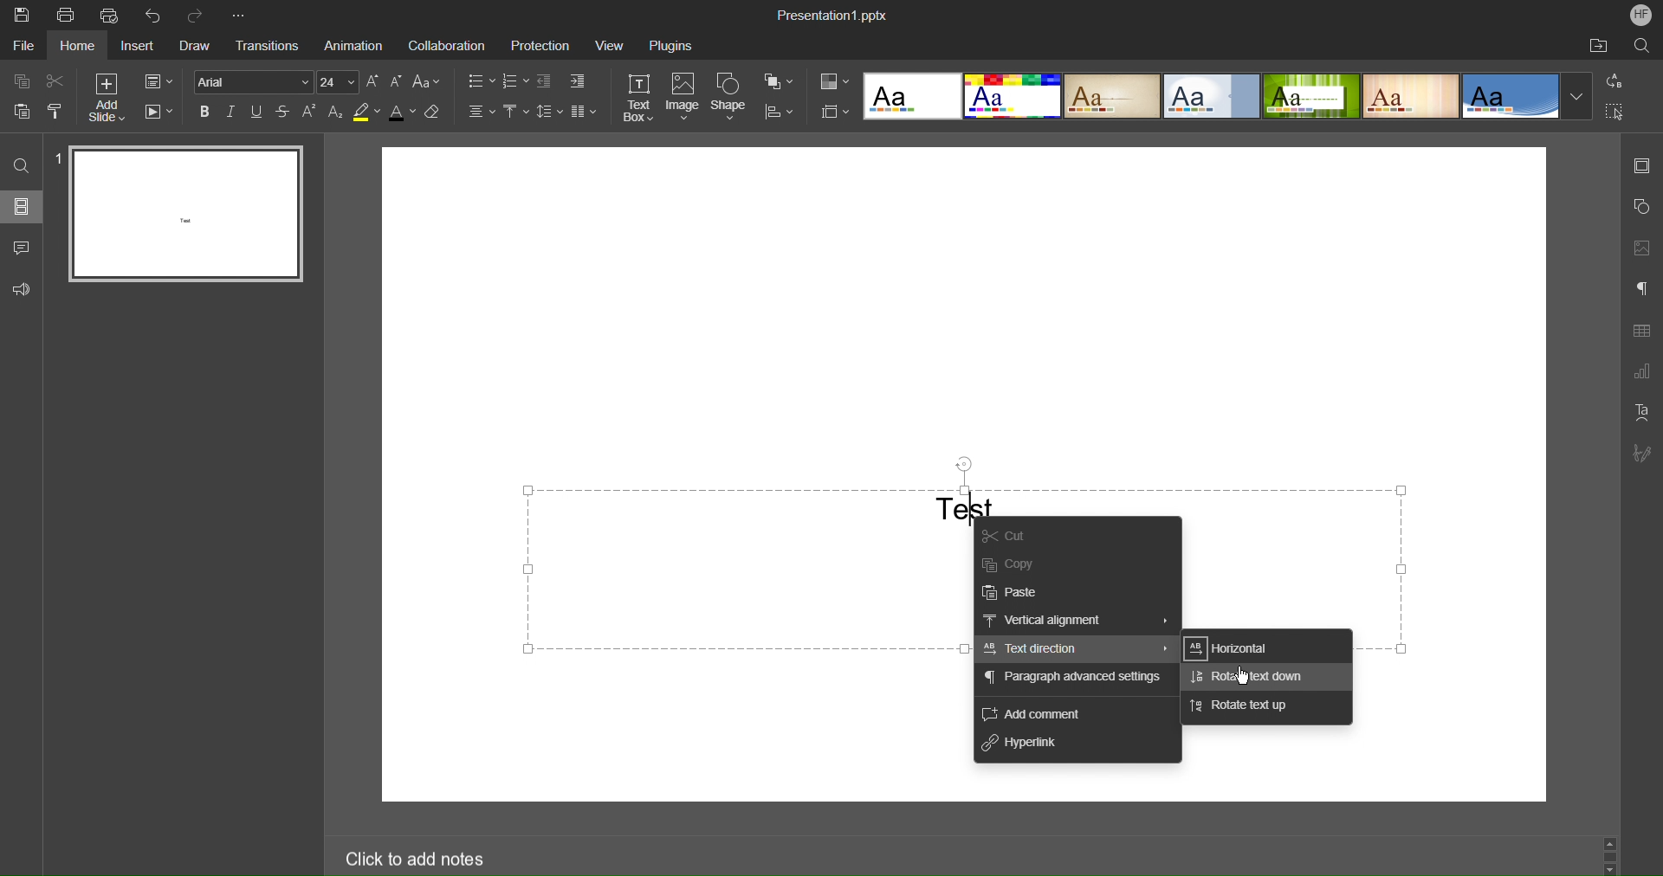 This screenshot has height=876, width=1663. Describe the element at coordinates (1640, 290) in the screenshot. I see `Paragraph Settings` at that location.